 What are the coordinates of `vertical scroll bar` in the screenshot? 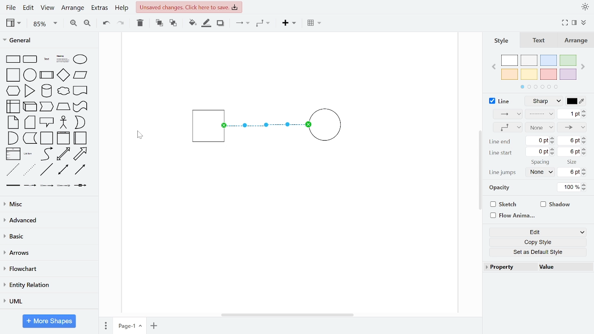 It's located at (480, 171).